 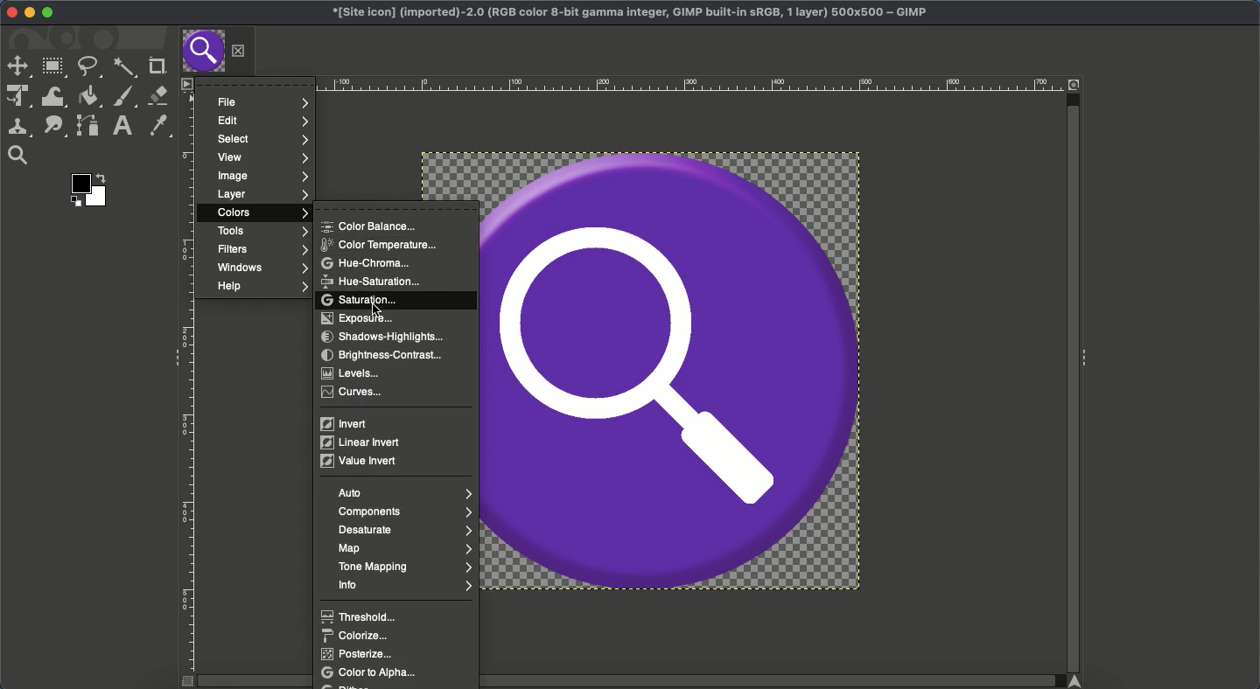 I want to click on Hue chroma, so click(x=372, y=263).